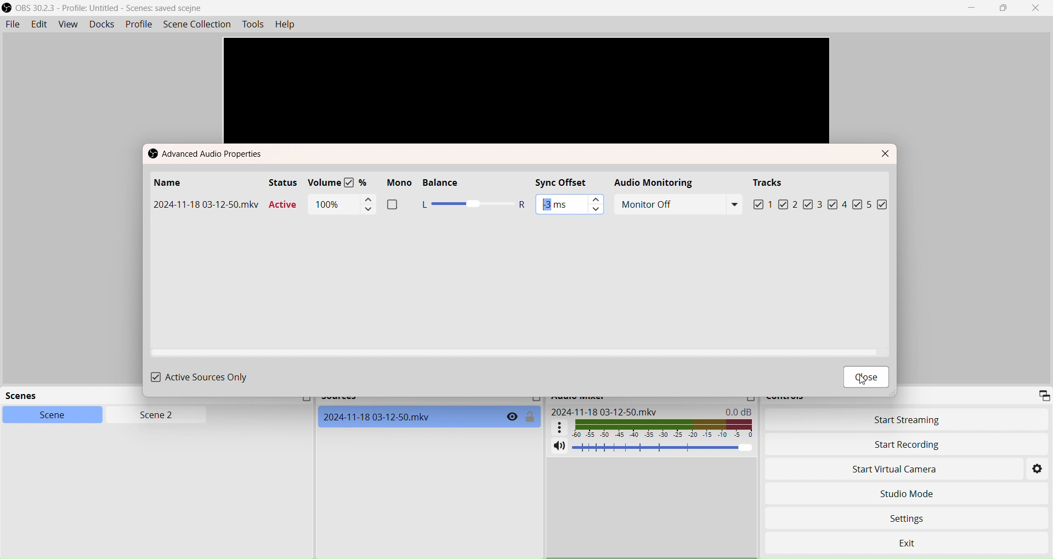 The width and height of the screenshot is (1053, 559). Describe the element at coordinates (329, 204) in the screenshot. I see `100%` at that location.